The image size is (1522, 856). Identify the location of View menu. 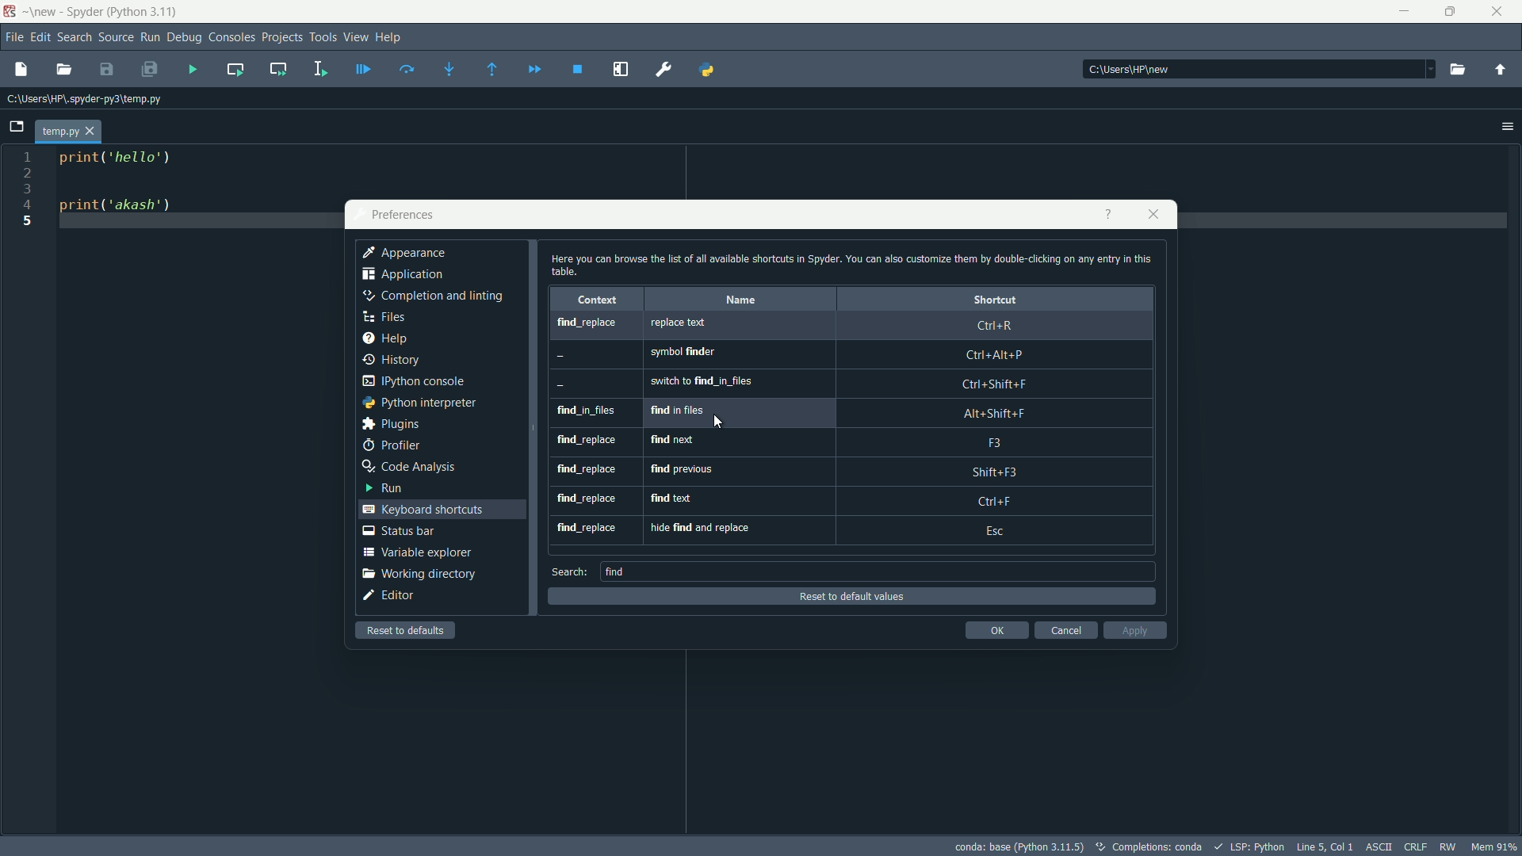
(356, 36).